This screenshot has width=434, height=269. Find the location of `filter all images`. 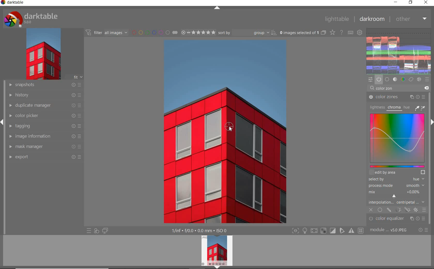

filter all images is located at coordinates (107, 32).